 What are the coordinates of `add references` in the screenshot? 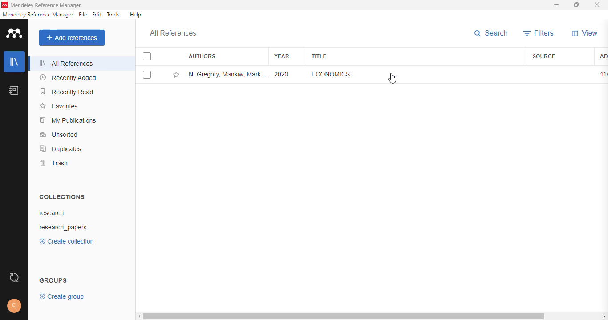 It's located at (72, 37).